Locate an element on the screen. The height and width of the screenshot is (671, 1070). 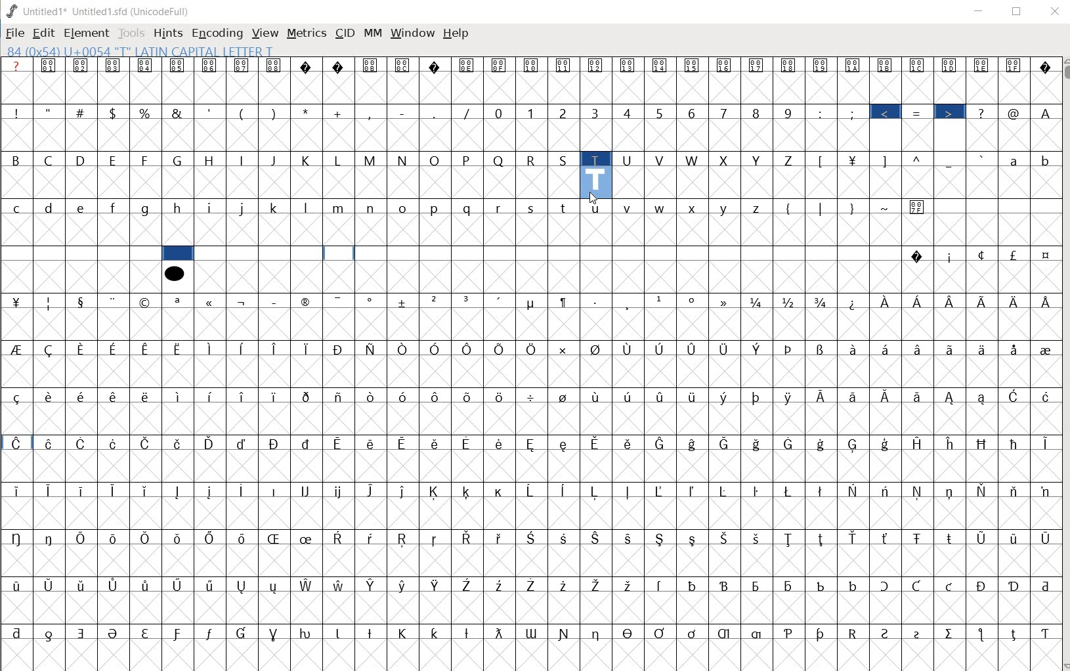
X is located at coordinates (726, 160).